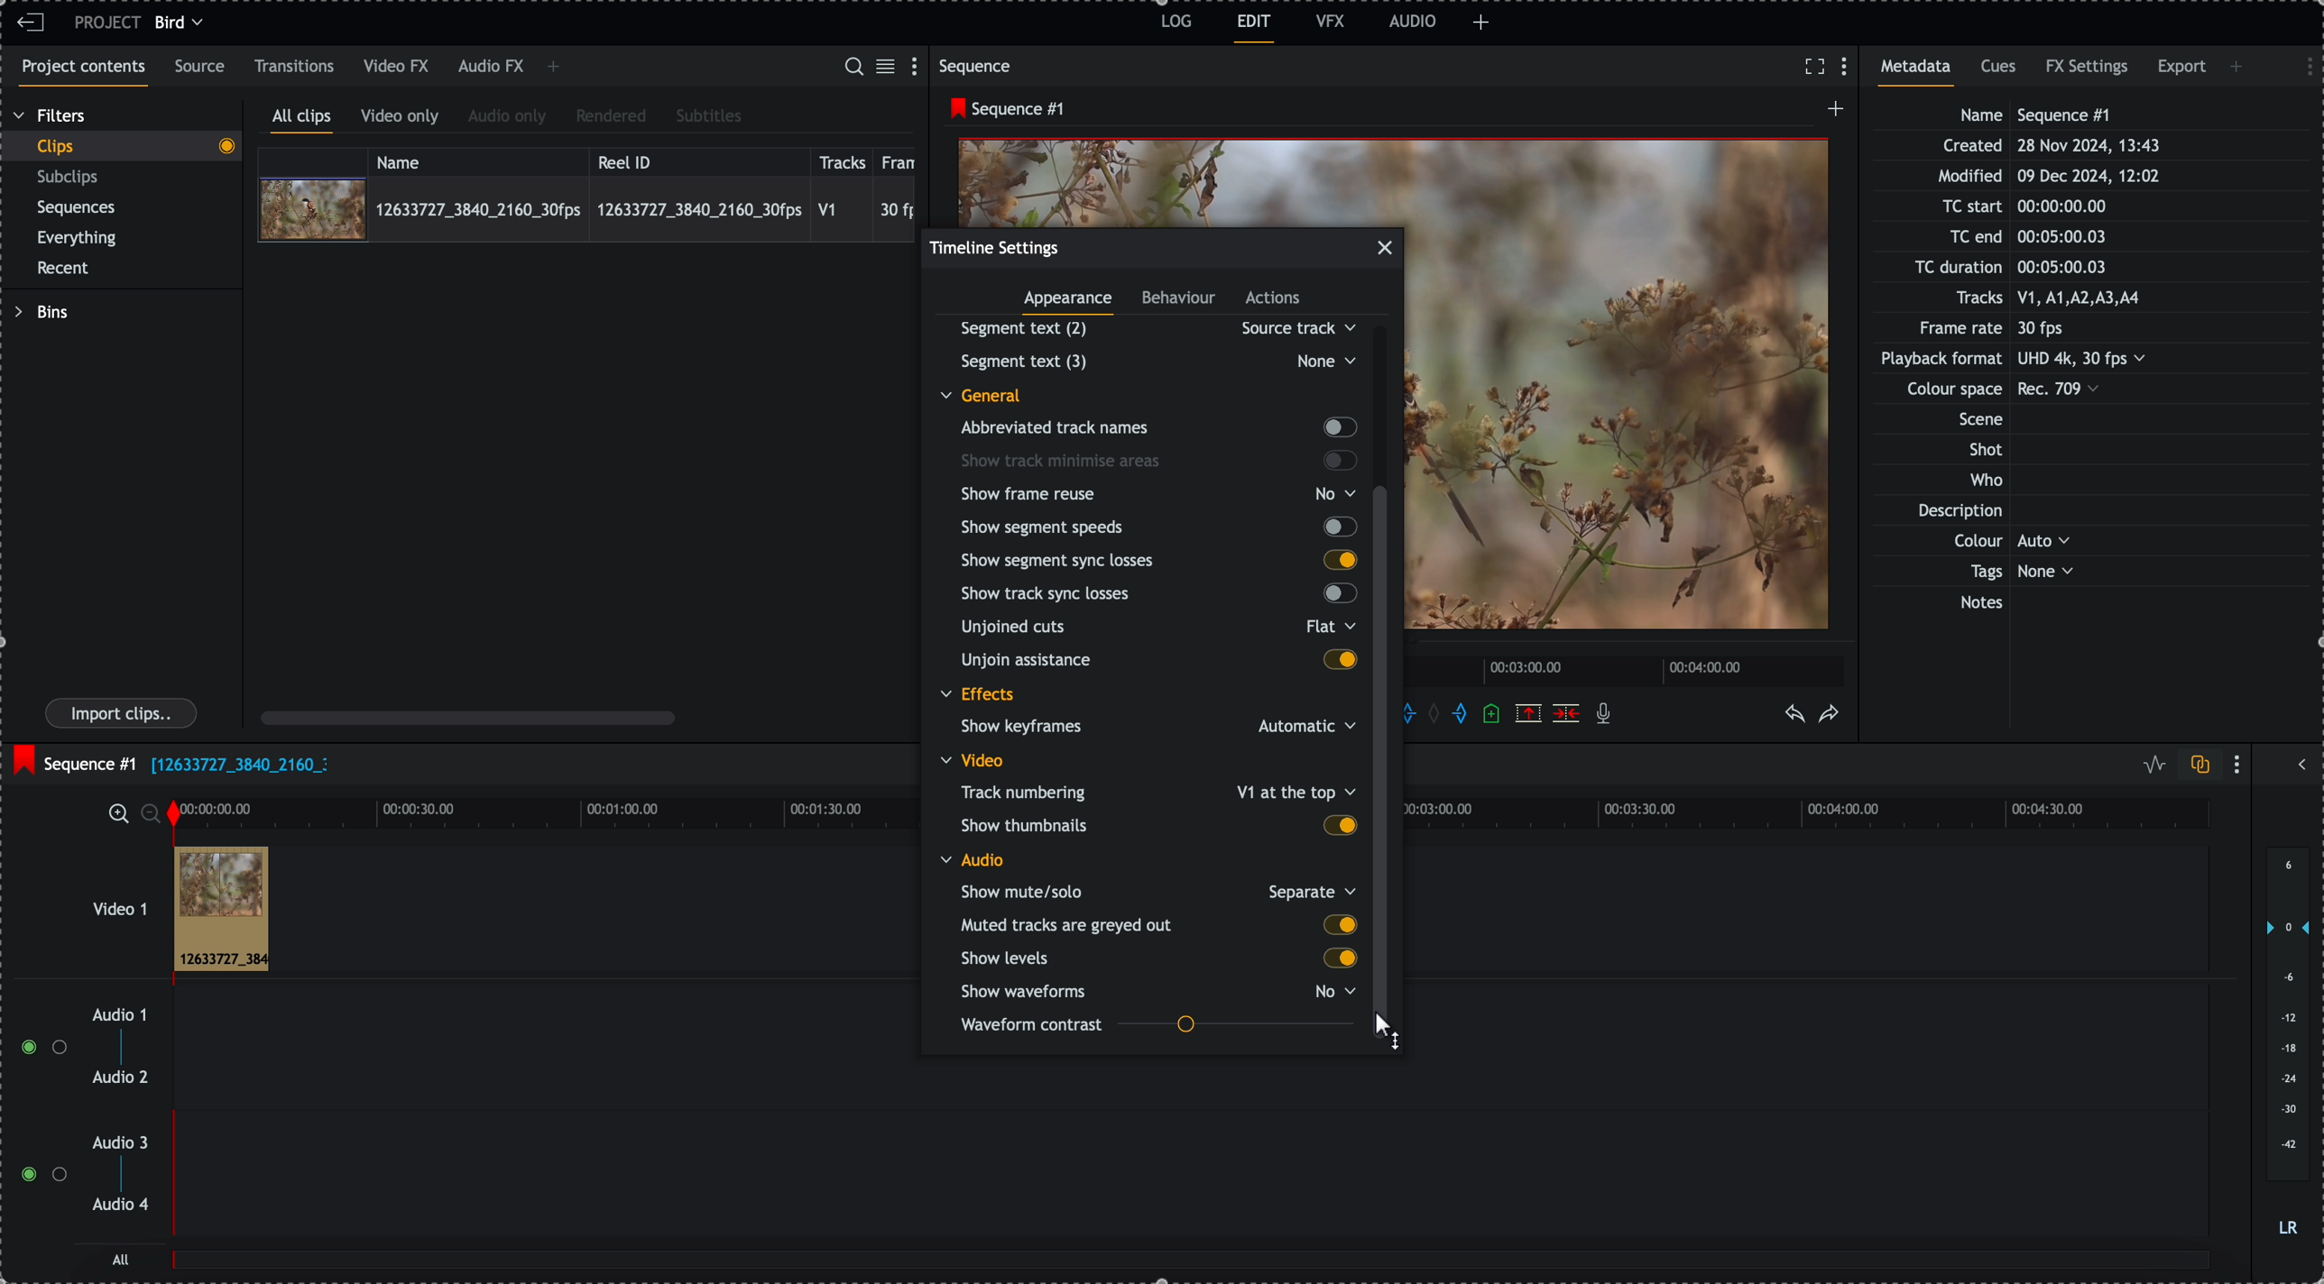 This screenshot has height=1284, width=2324. Describe the element at coordinates (96, 900) in the screenshot. I see `video 1` at that location.